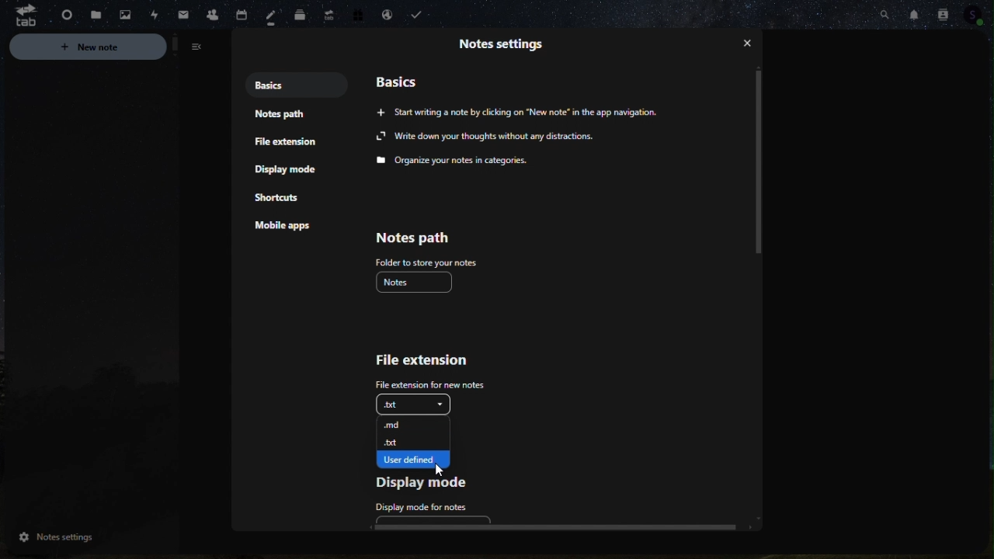 This screenshot has width=994, height=559. Describe the element at coordinates (19, 16) in the screenshot. I see `tab` at that location.